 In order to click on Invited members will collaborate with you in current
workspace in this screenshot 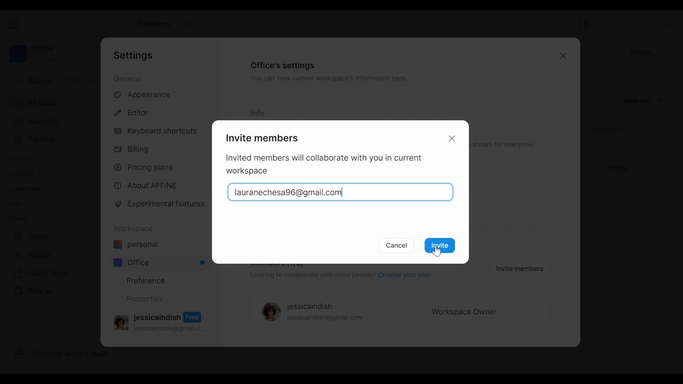, I will do `click(328, 165)`.